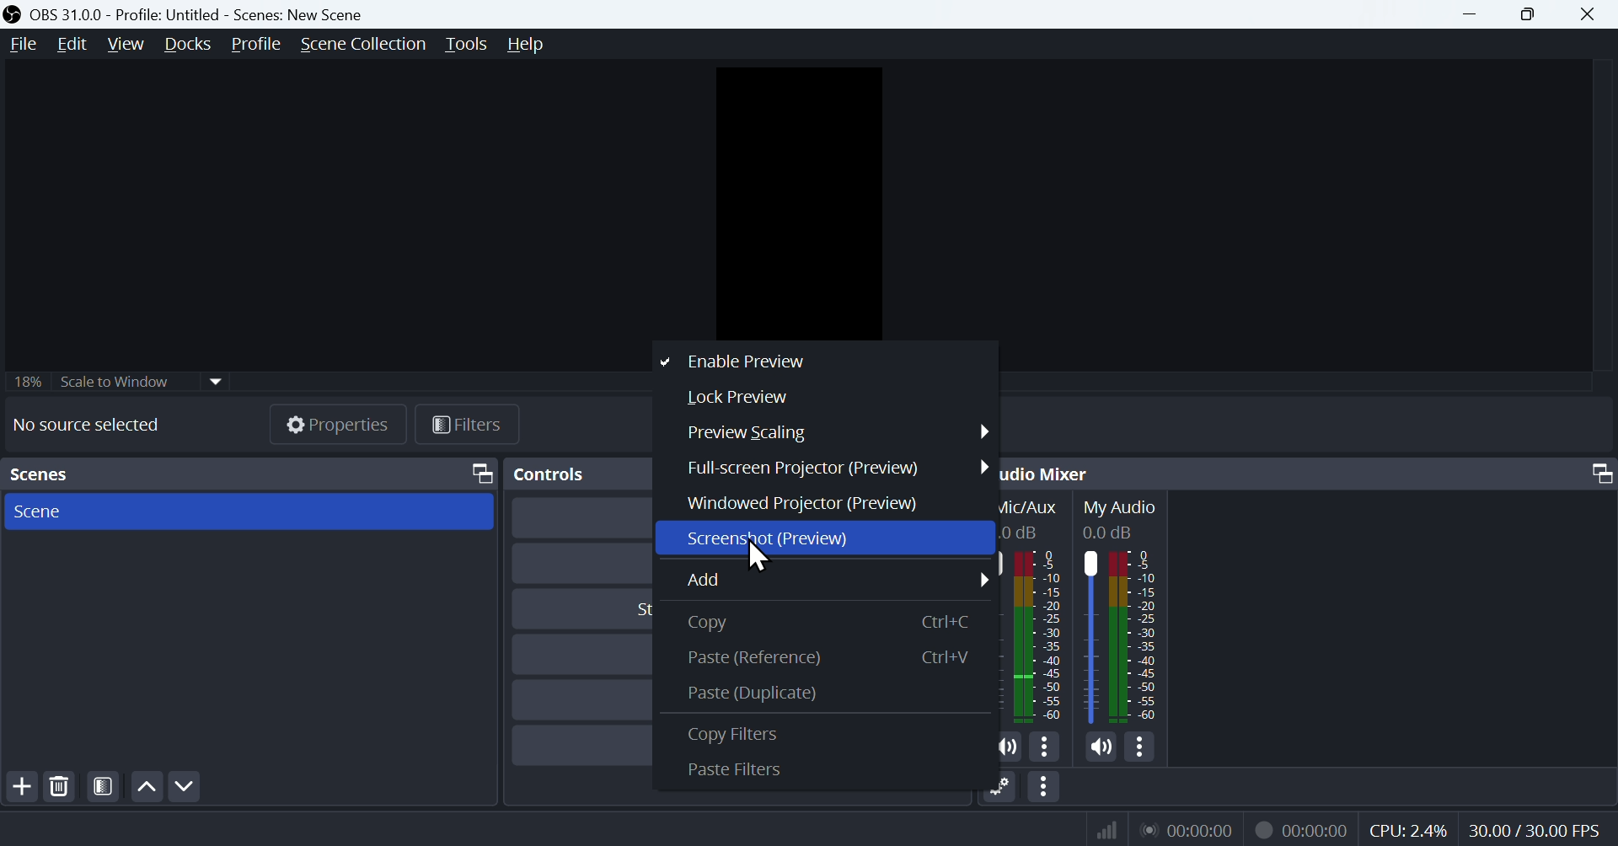 This screenshot has width=1618, height=846. What do you see at coordinates (1004, 745) in the screenshot?
I see `Mute/Unmute` at bounding box center [1004, 745].